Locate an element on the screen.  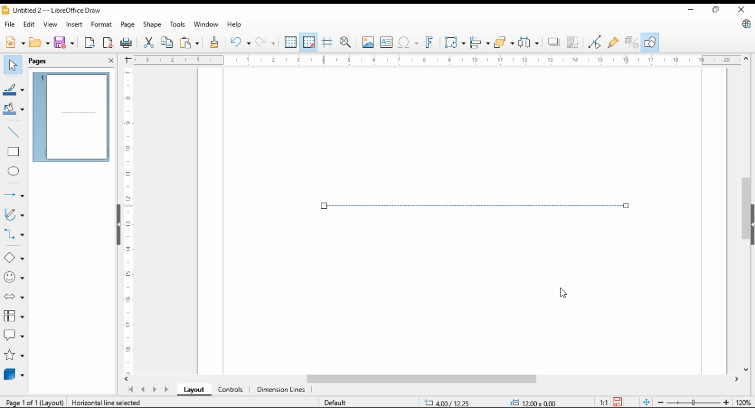
show gluepoint functions is located at coordinates (612, 42).